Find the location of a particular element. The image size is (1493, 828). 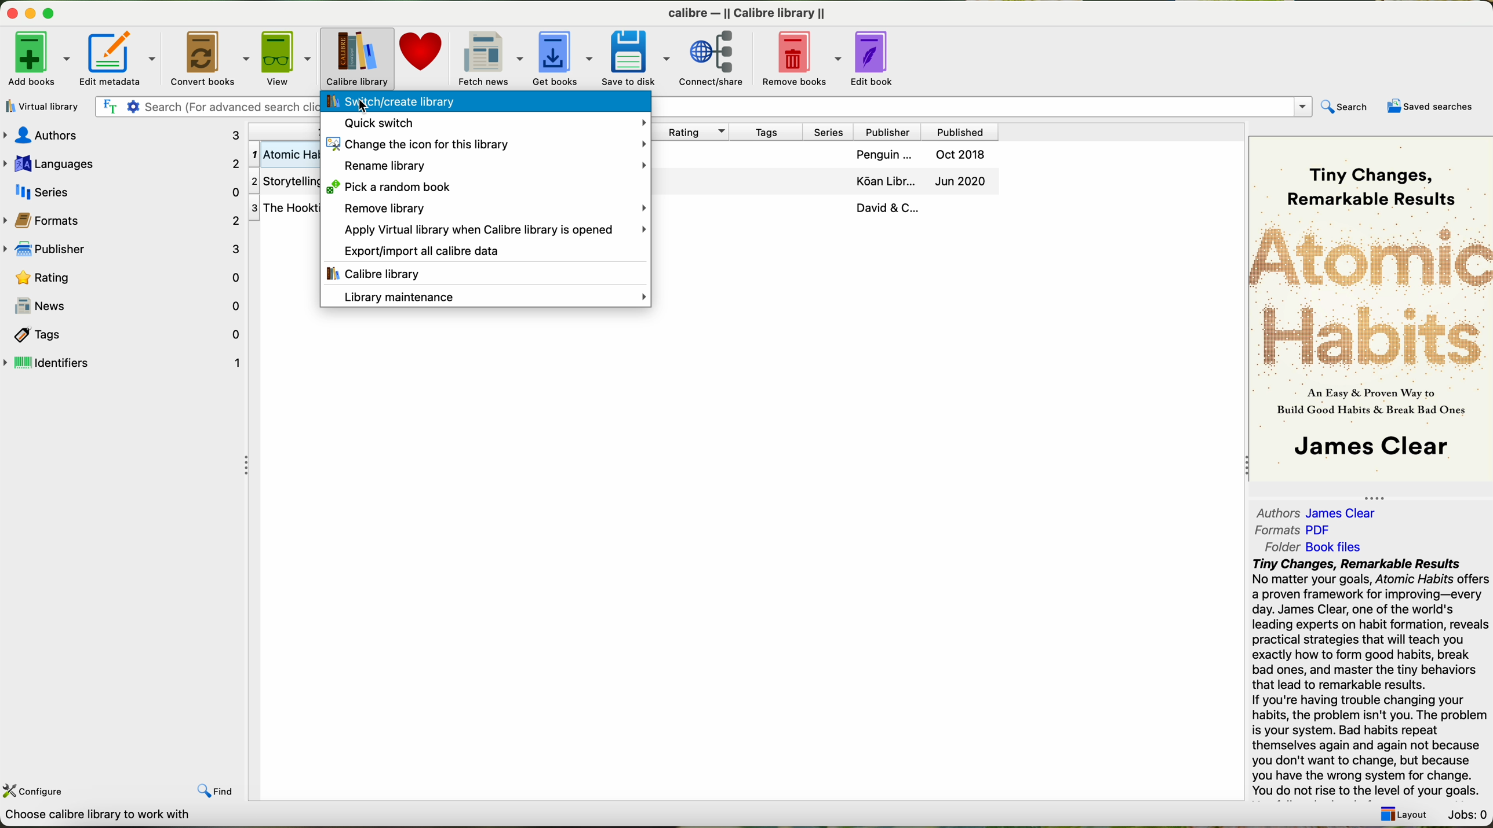

quick switch is located at coordinates (490, 123).